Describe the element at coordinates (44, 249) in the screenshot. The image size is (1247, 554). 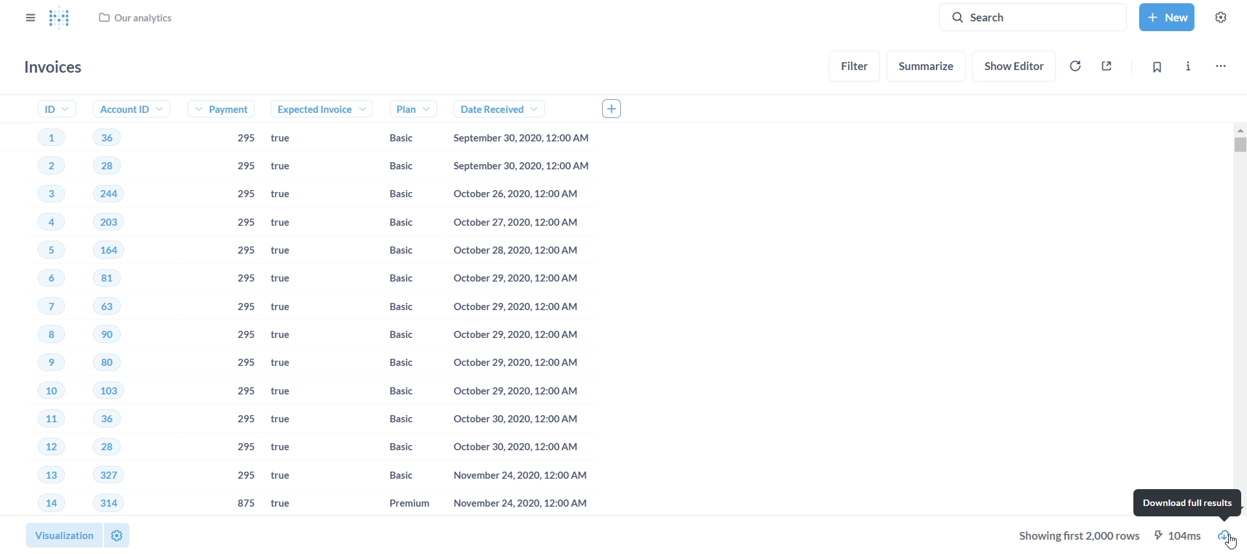
I see `5` at that location.